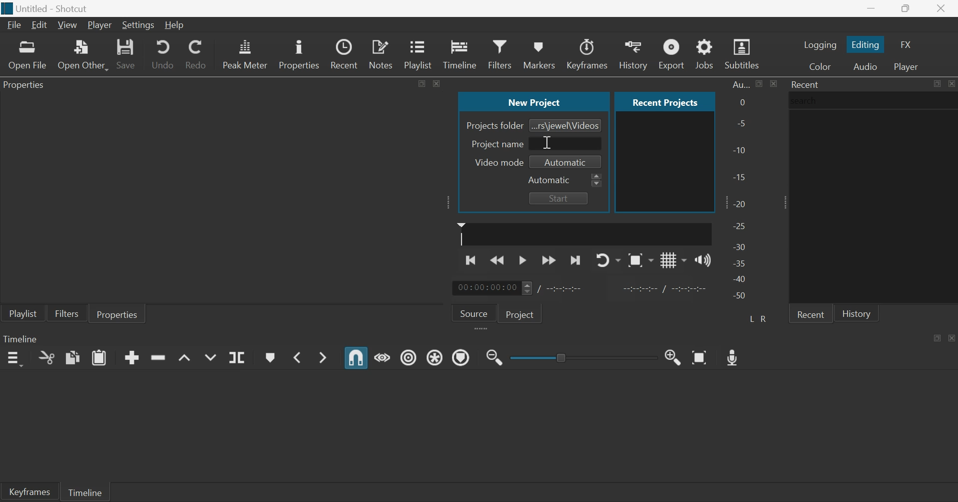 Image resolution: width=958 pixels, height=502 pixels. What do you see at coordinates (867, 44) in the screenshot?
I see `Switch to the Editing layout` at bounding box center [867, 44].